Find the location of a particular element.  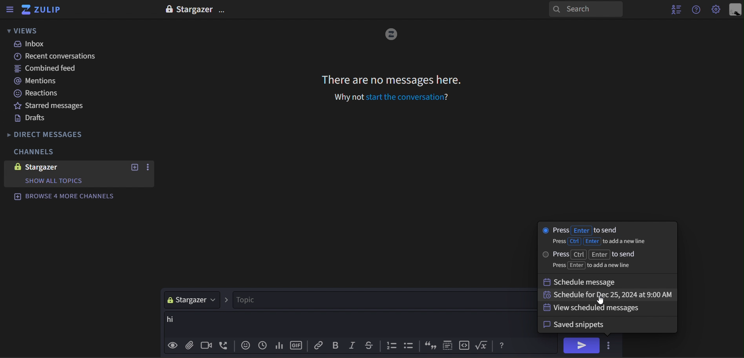

code is located at coordinates (466, 345).